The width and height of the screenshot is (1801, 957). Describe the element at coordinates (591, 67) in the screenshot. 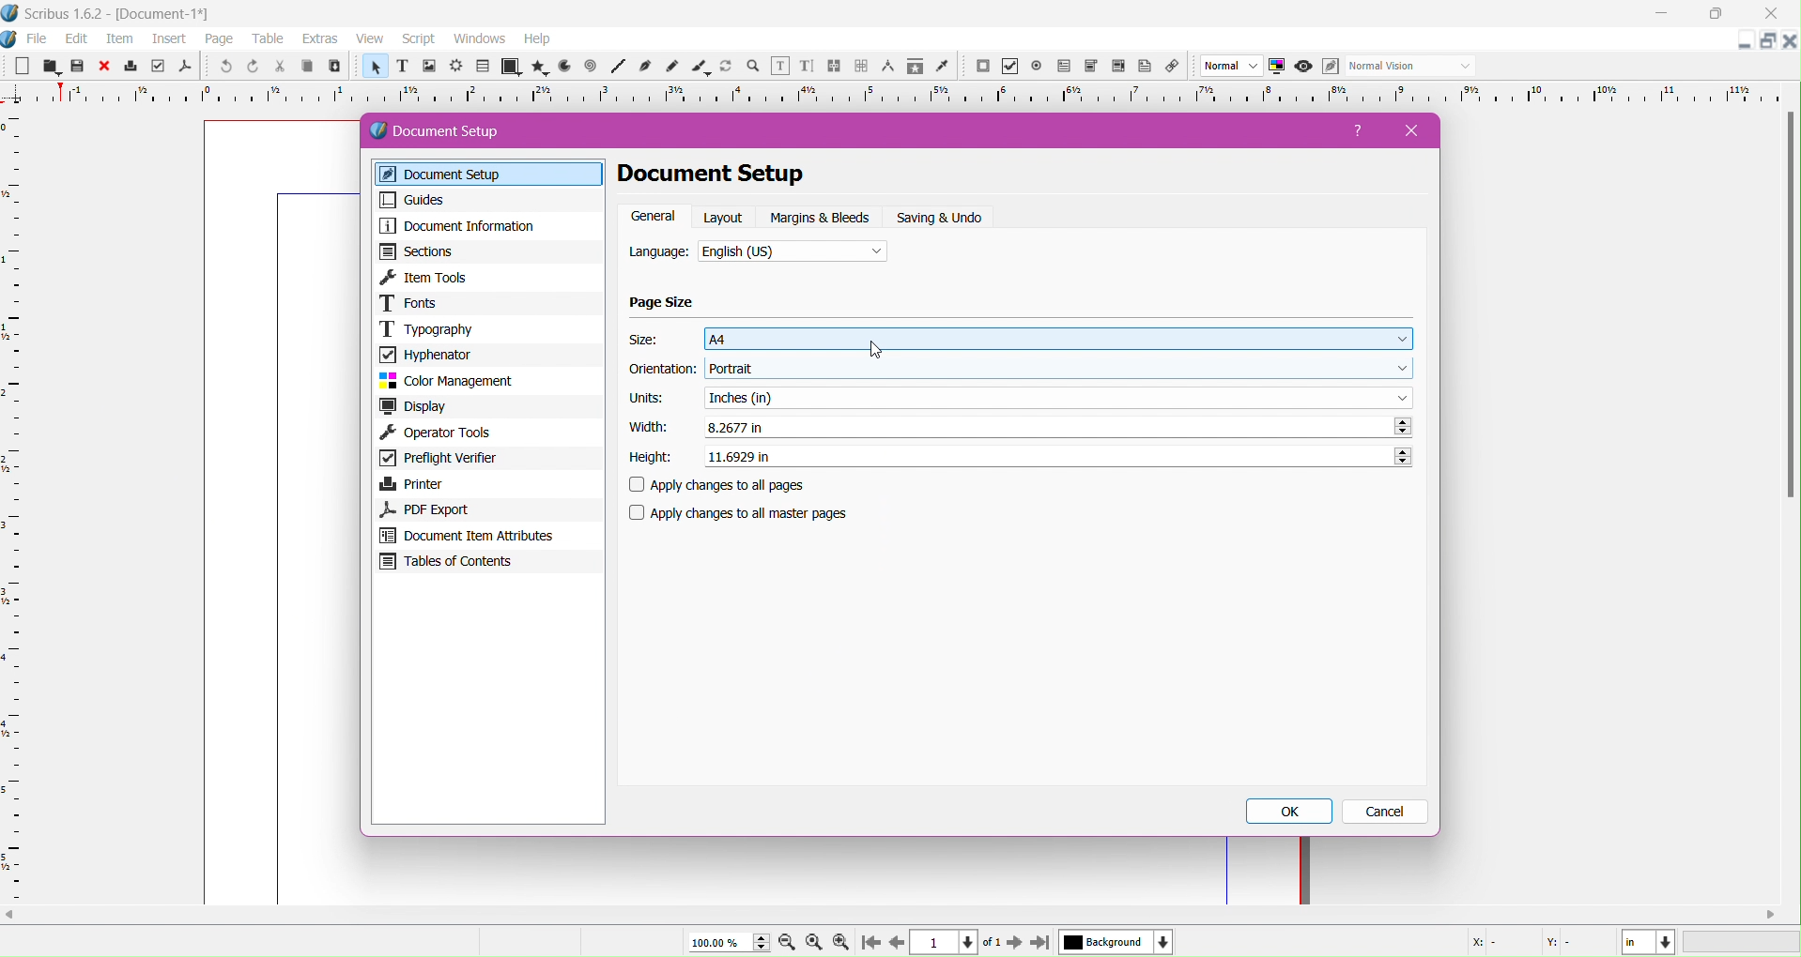

I see `spiral` at that location.